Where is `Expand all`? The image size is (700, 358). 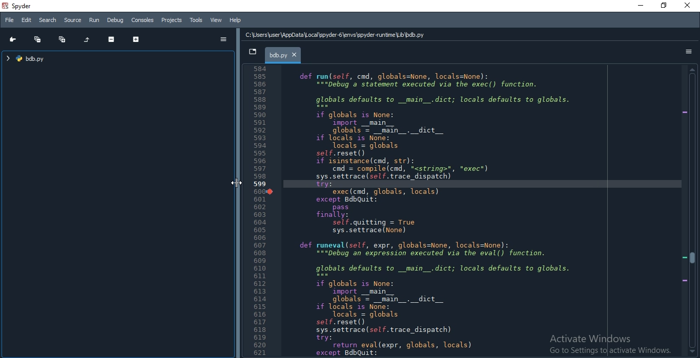
Expand all is located at coordinates (63, 39).